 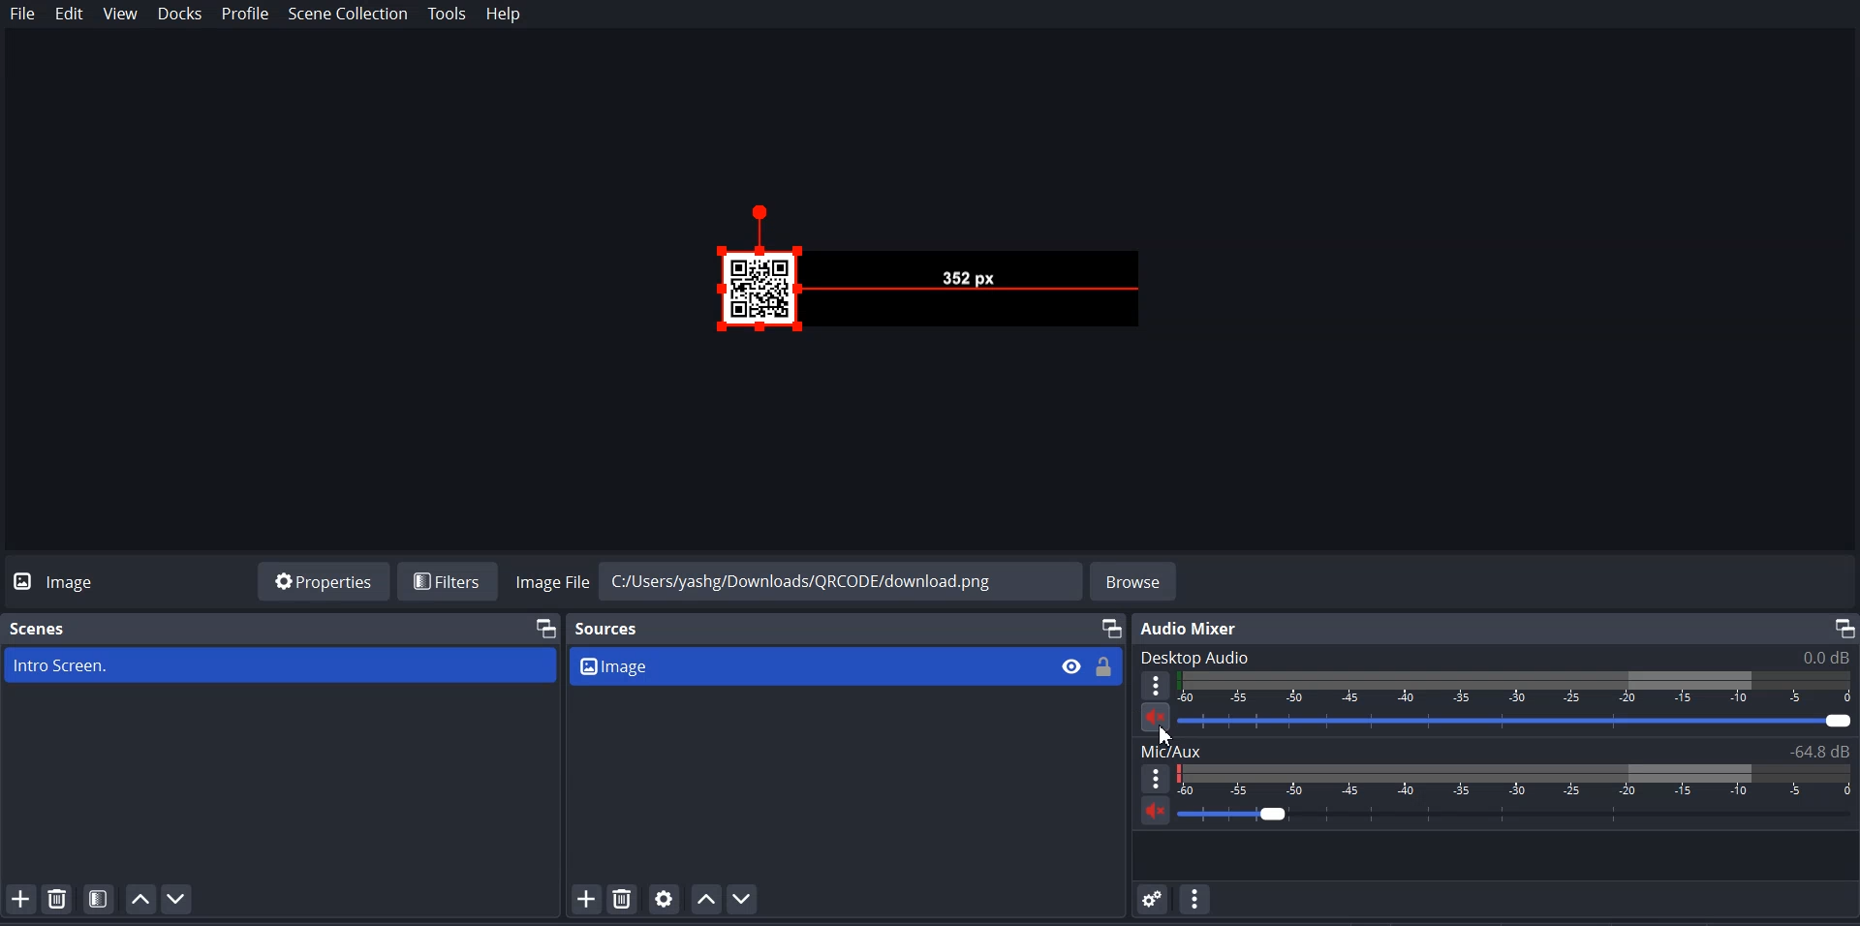 I want to click on Move scene Up, so click(x=139, y=899).